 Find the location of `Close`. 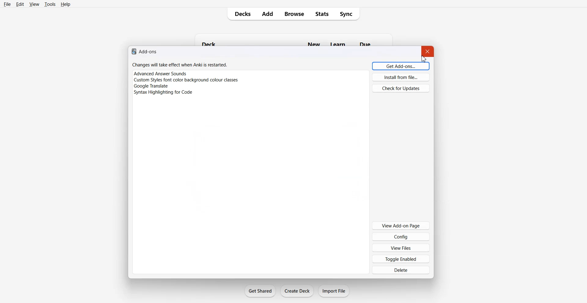

Close is located at coordinates (428, 51).